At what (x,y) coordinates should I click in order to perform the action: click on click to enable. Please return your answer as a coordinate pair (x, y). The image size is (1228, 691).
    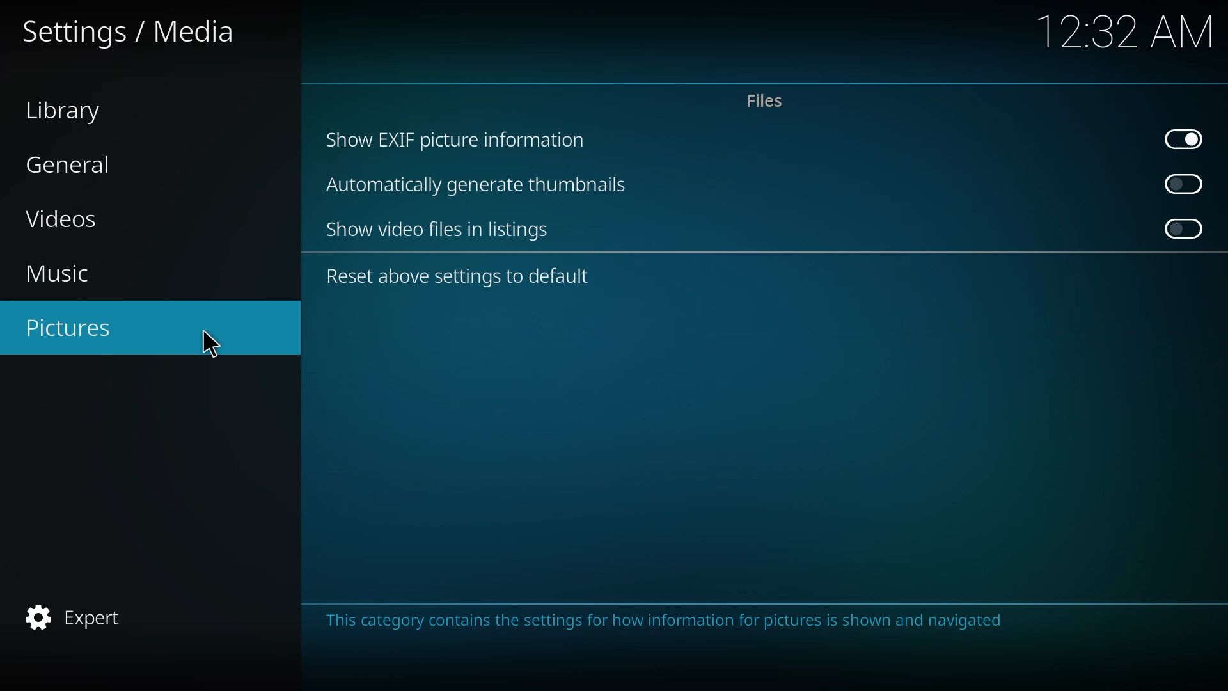
    Looking at the image, I should click on (1186, 228).